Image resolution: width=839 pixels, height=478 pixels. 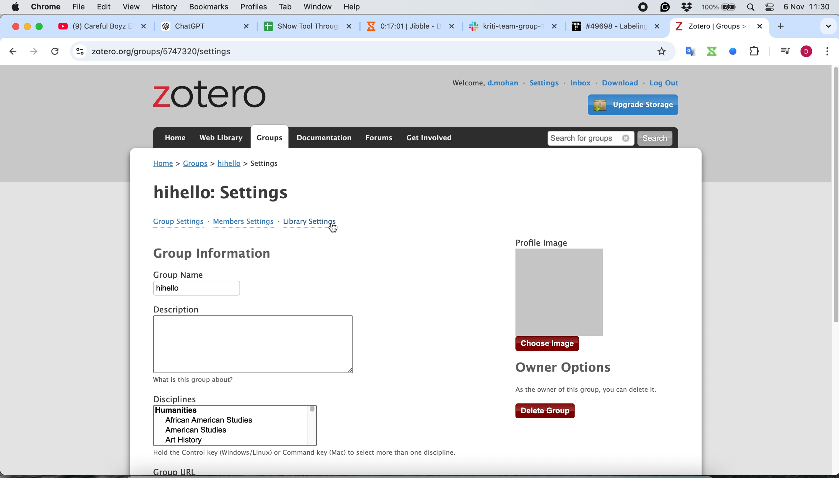 I want to click on vertical scroll bar, so click(x=824, y=211).